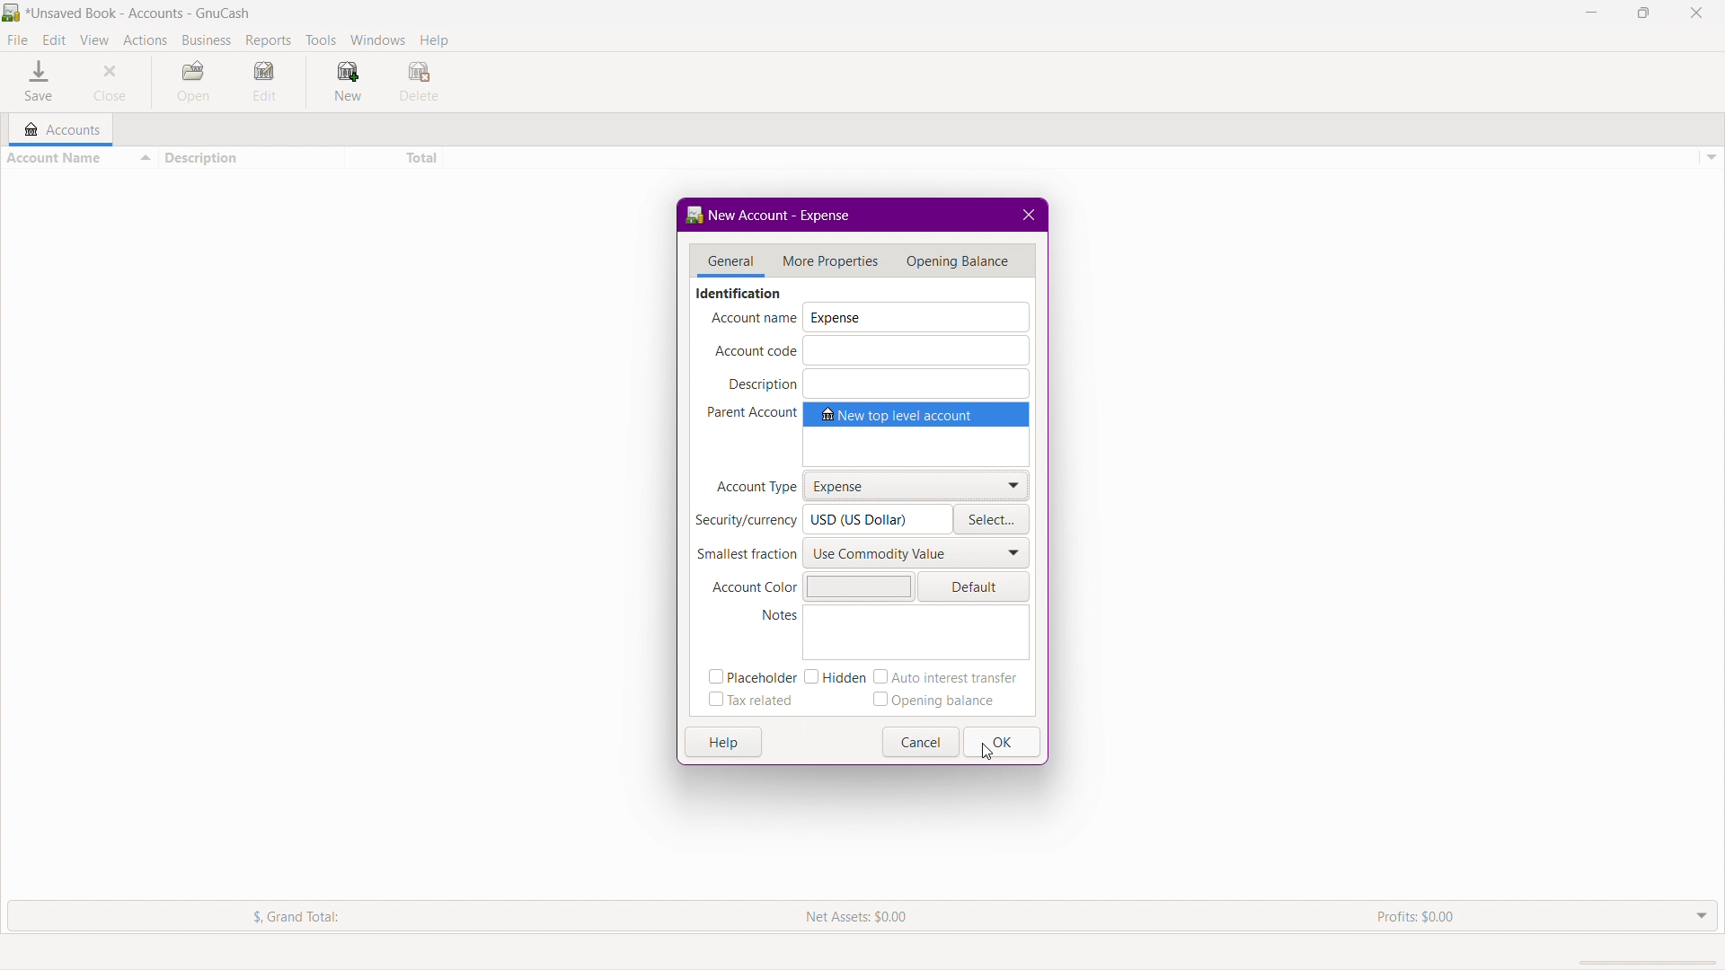 The height and width of the screenshot is (970, 1725). I want to click on Description, so click(252, 158).